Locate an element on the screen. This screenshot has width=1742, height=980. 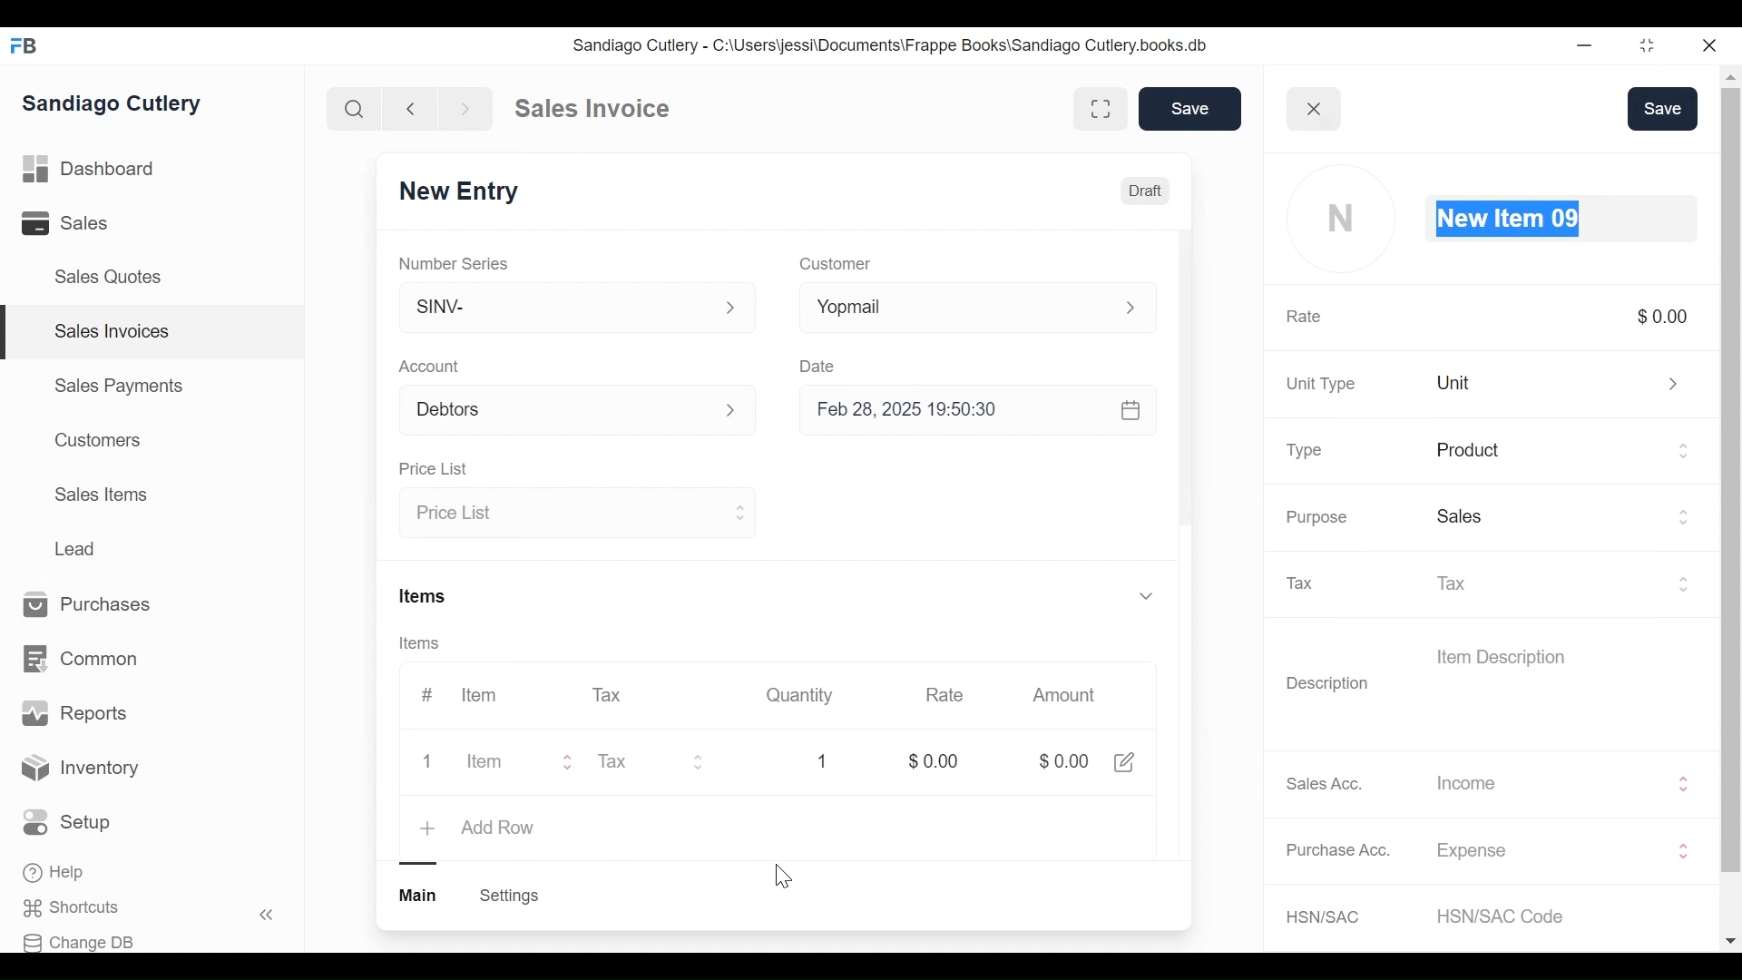
Dashboard is located at coordinates (90, 167).